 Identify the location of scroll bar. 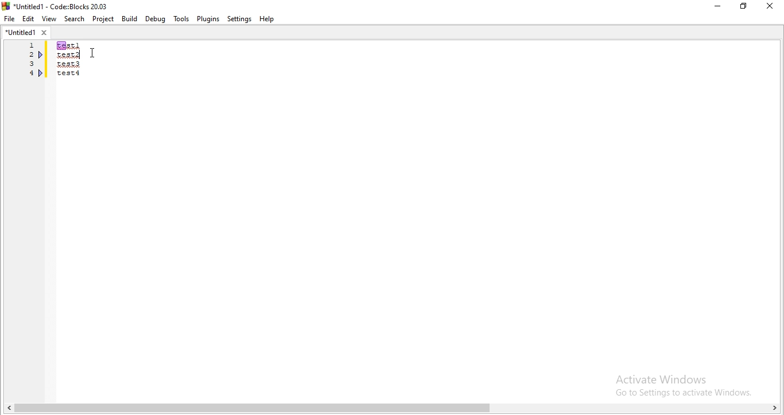
(392, 408).